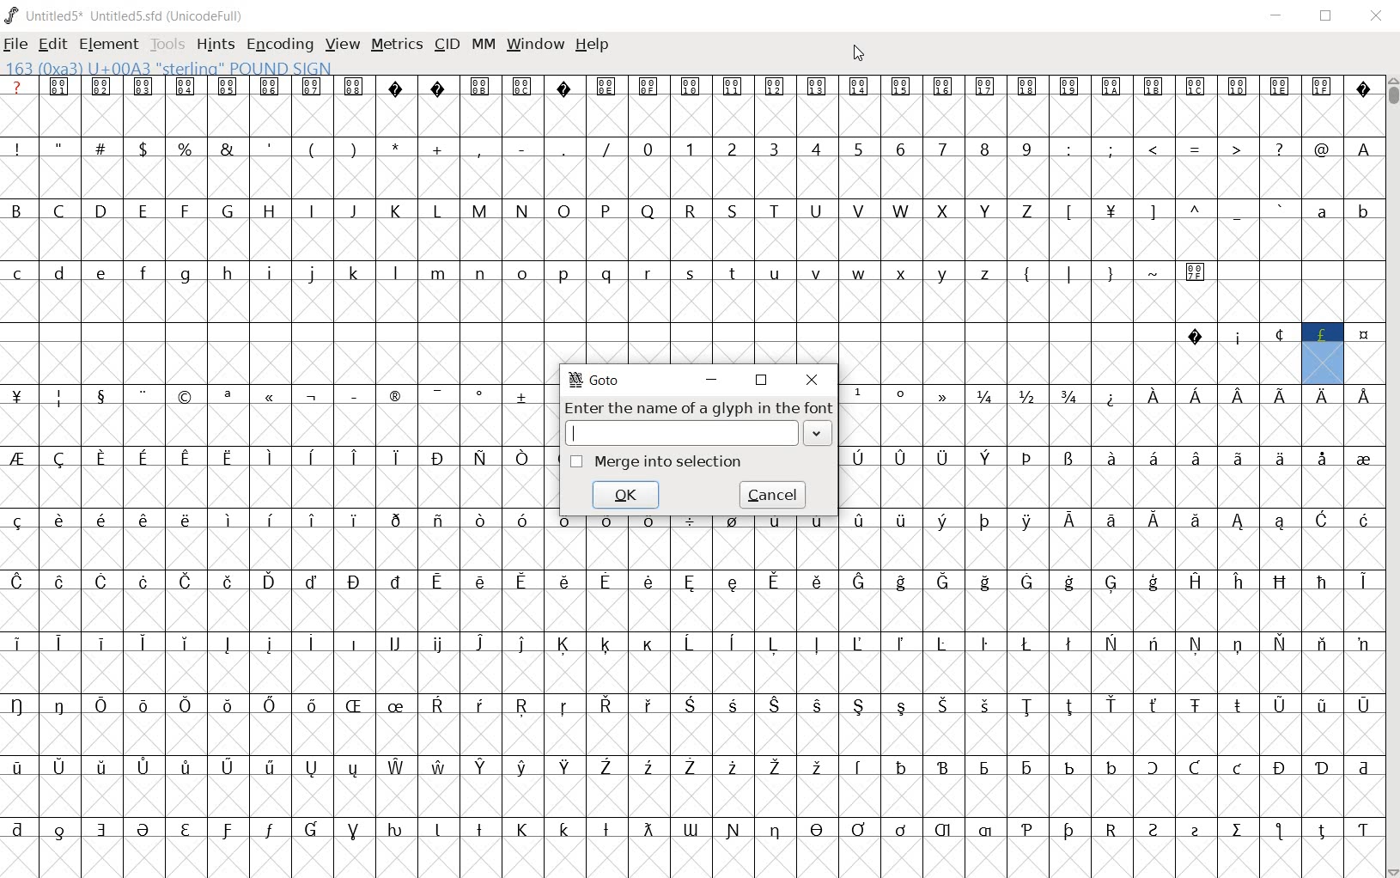 This screenshot has height=878, width=1400. What do you see at coordinates (52, 46) in the screenshot?
I see `EDIT` at bounding box center [52, 46].